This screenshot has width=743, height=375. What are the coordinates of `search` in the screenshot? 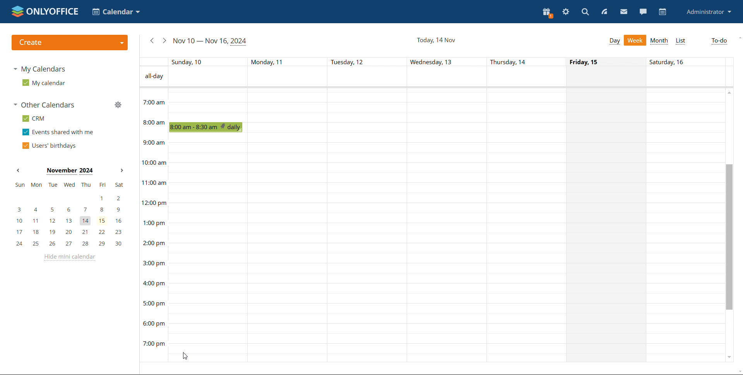 It's located at (585, 12).